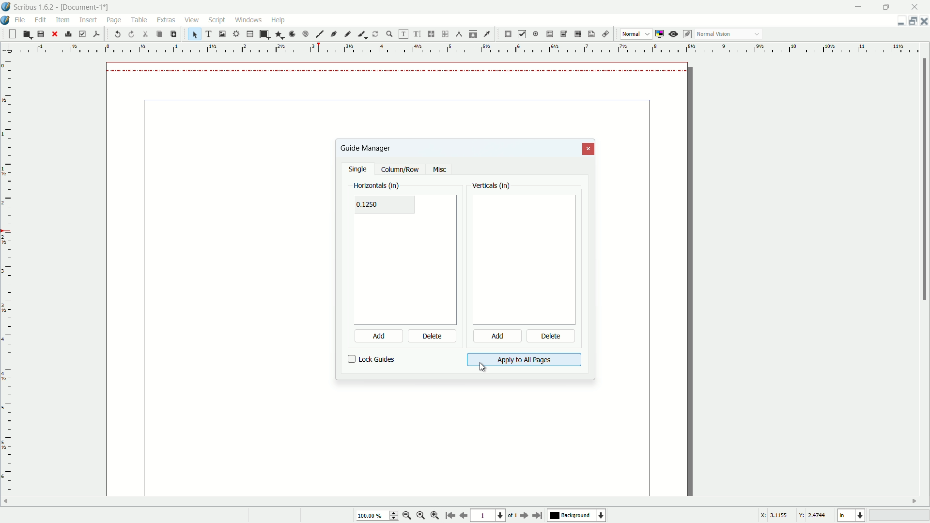 Image resolution: width=930 pixels, height=523 pixels. I want to click on paste, so click(173, 34).